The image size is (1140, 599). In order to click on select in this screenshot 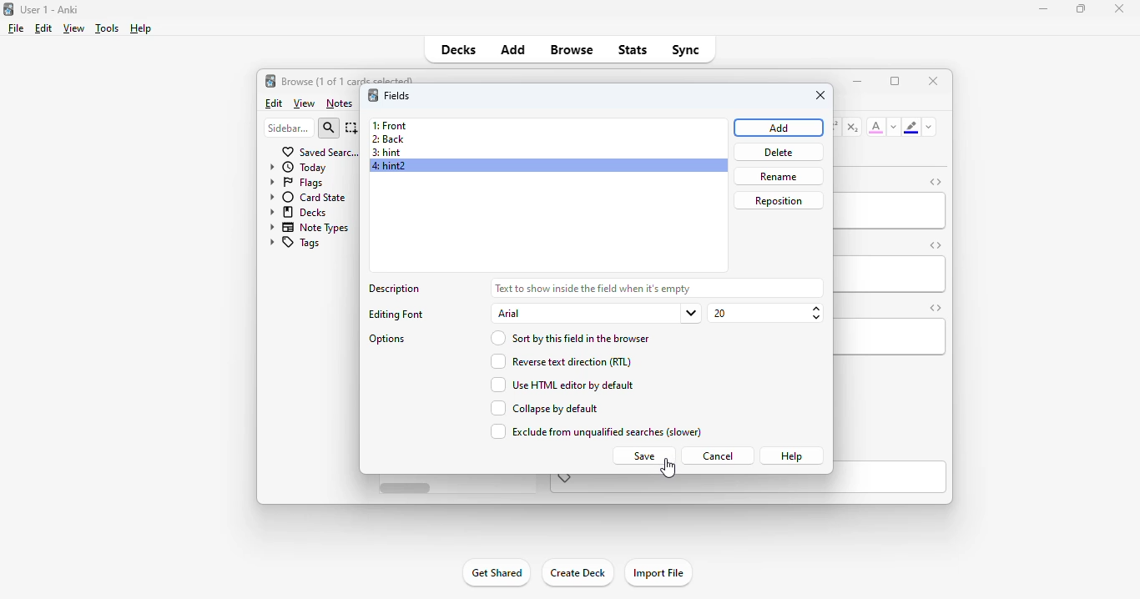, I will do `click(352, 128)`.